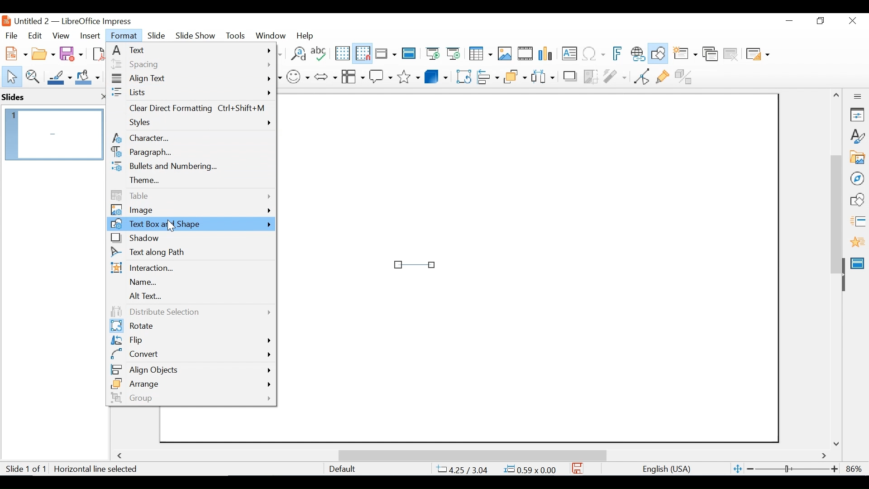 This screenshot has height=489, width=869. Describe the element at coordinates (525, 54) in the screenshot. I see `Insert Audio or Video` at that location.